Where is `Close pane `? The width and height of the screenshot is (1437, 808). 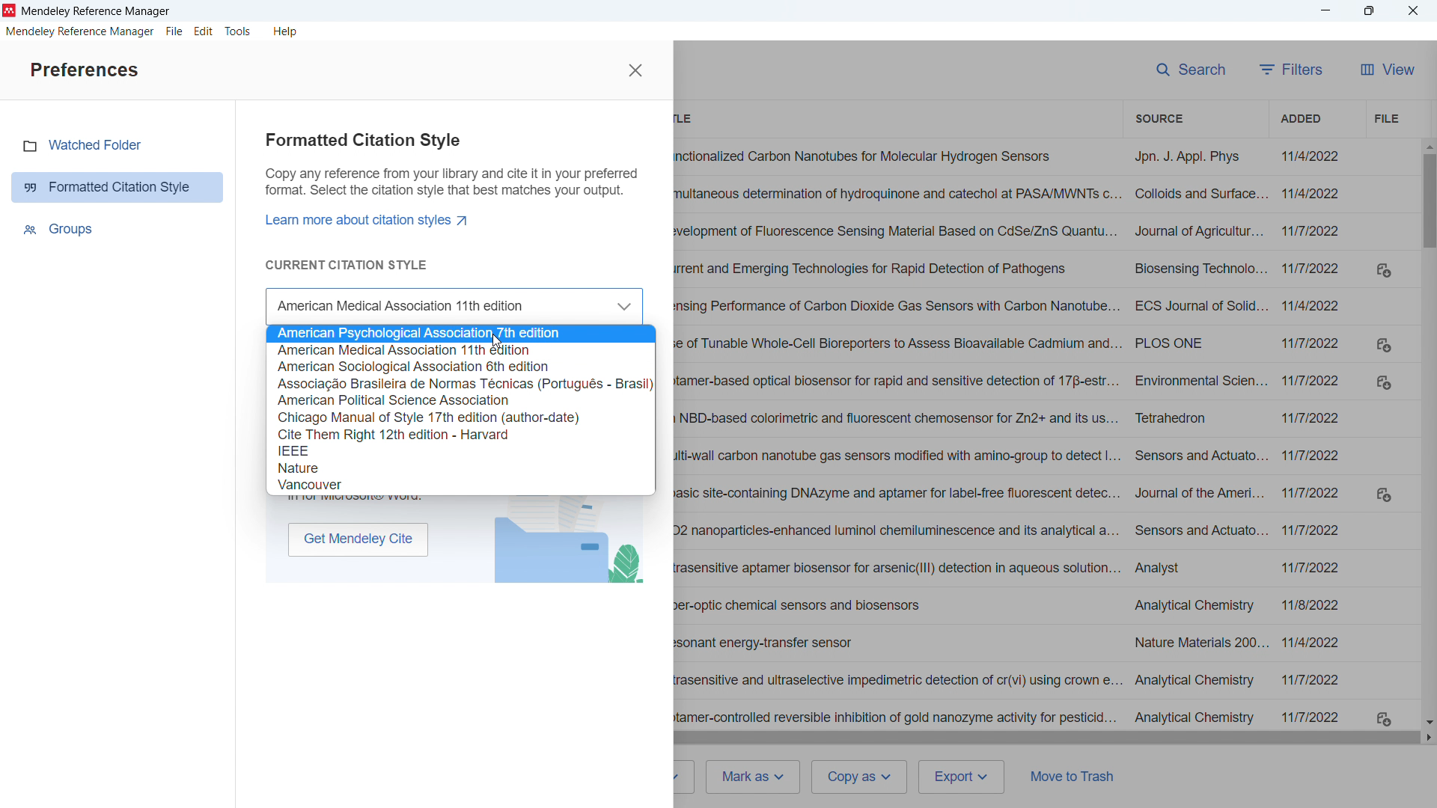
Close pane  is located at coordinates (635, 70).